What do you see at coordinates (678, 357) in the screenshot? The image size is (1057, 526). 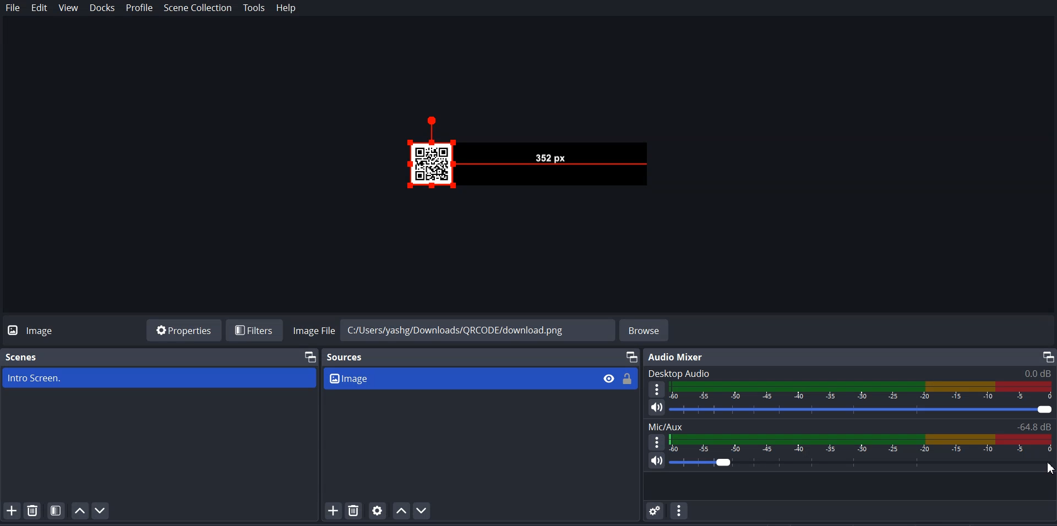 I see `Text` at bounding box center [678, 357].